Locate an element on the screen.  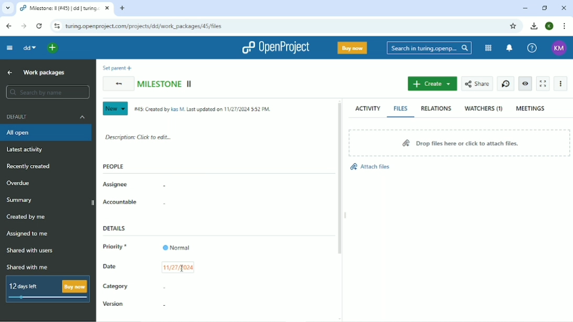
Minimize is located at coordinates (525, 8).